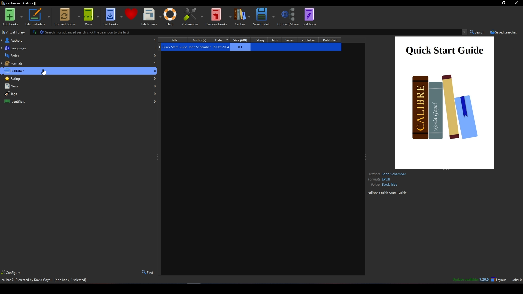 This screenshot has width=523, height=294. Describe the element at coordinates (45, 280) in the screenshot. I see `calibre 7.19 created by Kovid Goyal [one book, 1 selectet` at that location.